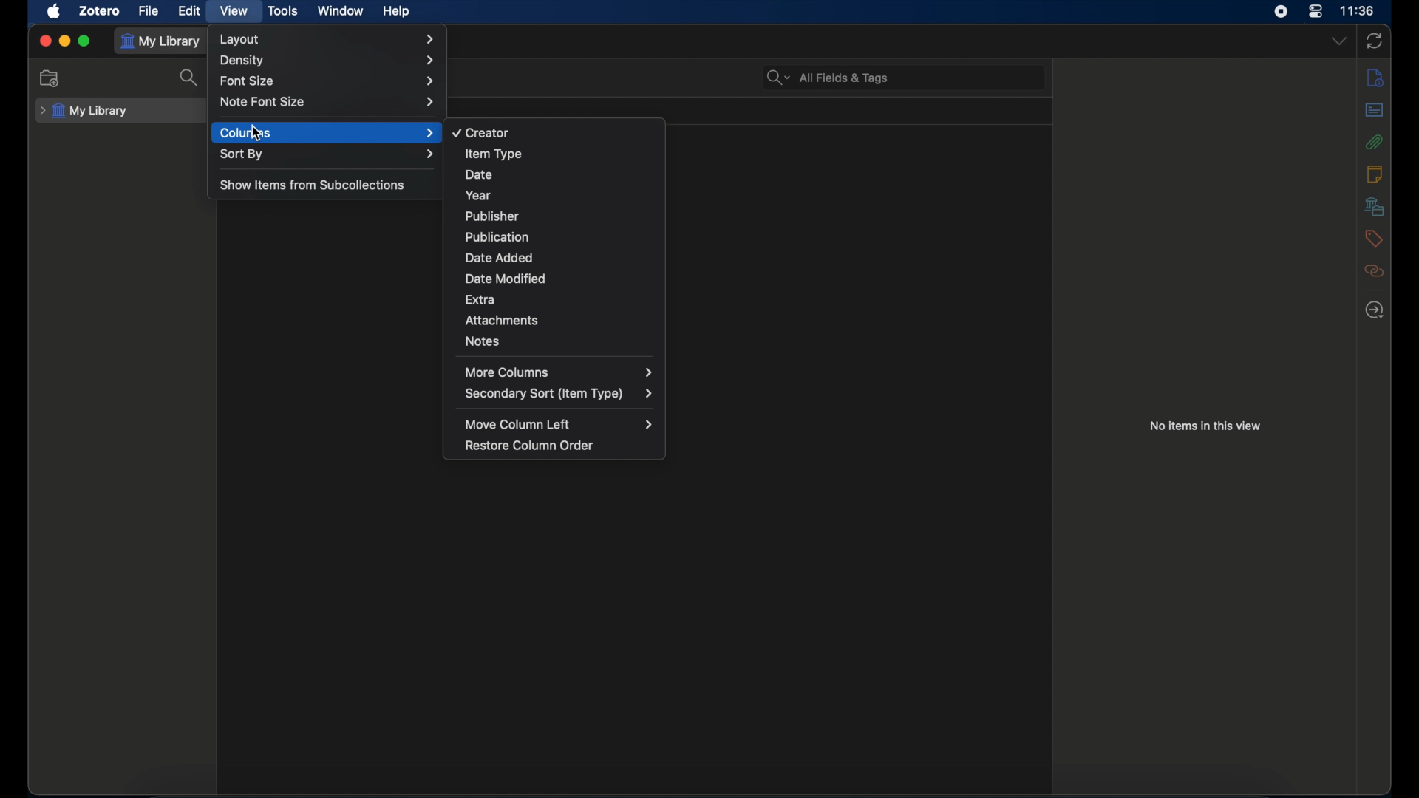 Image resolution: width=1419 pixels, height=798 pixels. Describe the element at coordinates (1374, 271) in the screenshot. I see `related` at that location.